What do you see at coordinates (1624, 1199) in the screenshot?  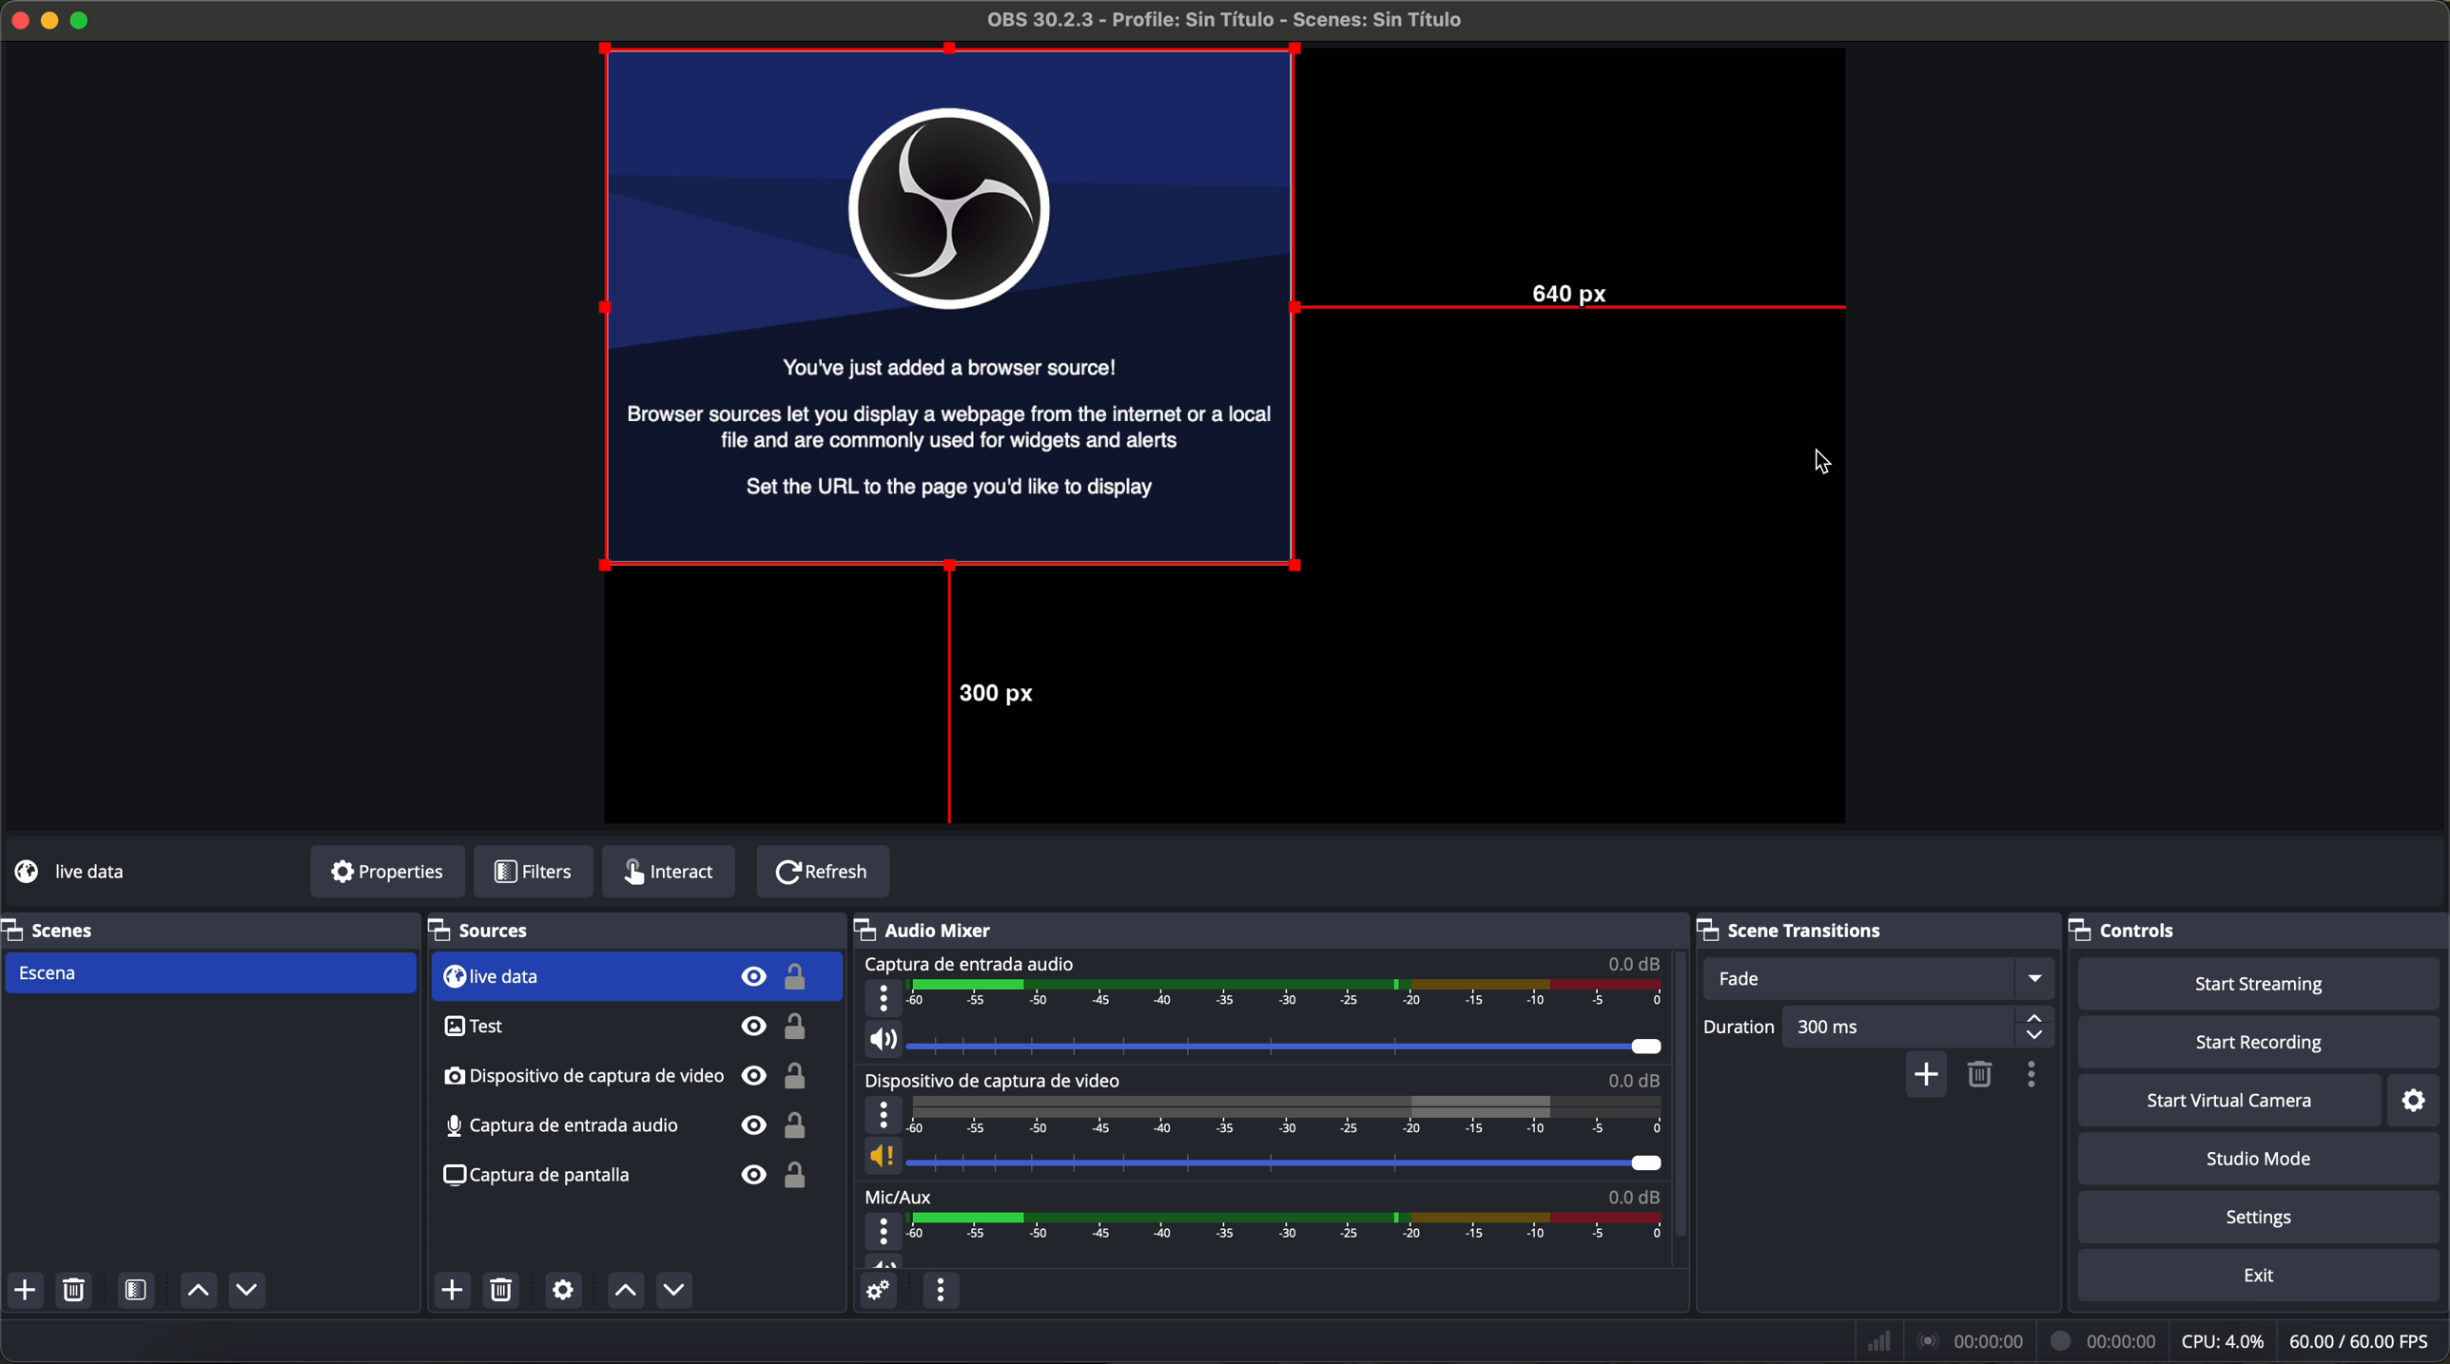 I see `0.0 dB` at bounding box center [1624, 1199].